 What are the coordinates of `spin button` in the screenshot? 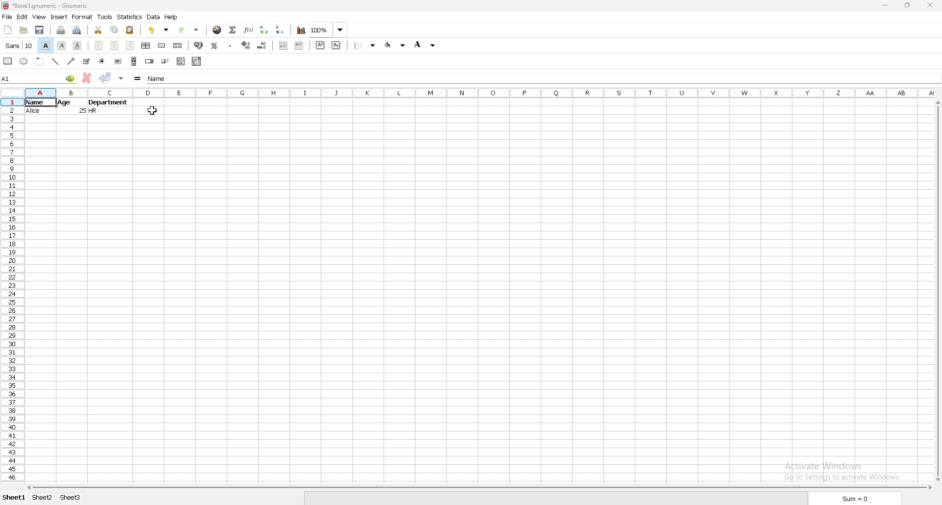 It's located at (150, 62).